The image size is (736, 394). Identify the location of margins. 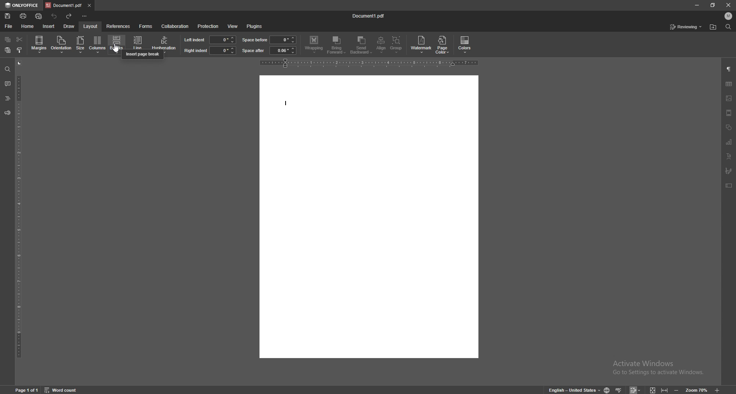
(40, 44).